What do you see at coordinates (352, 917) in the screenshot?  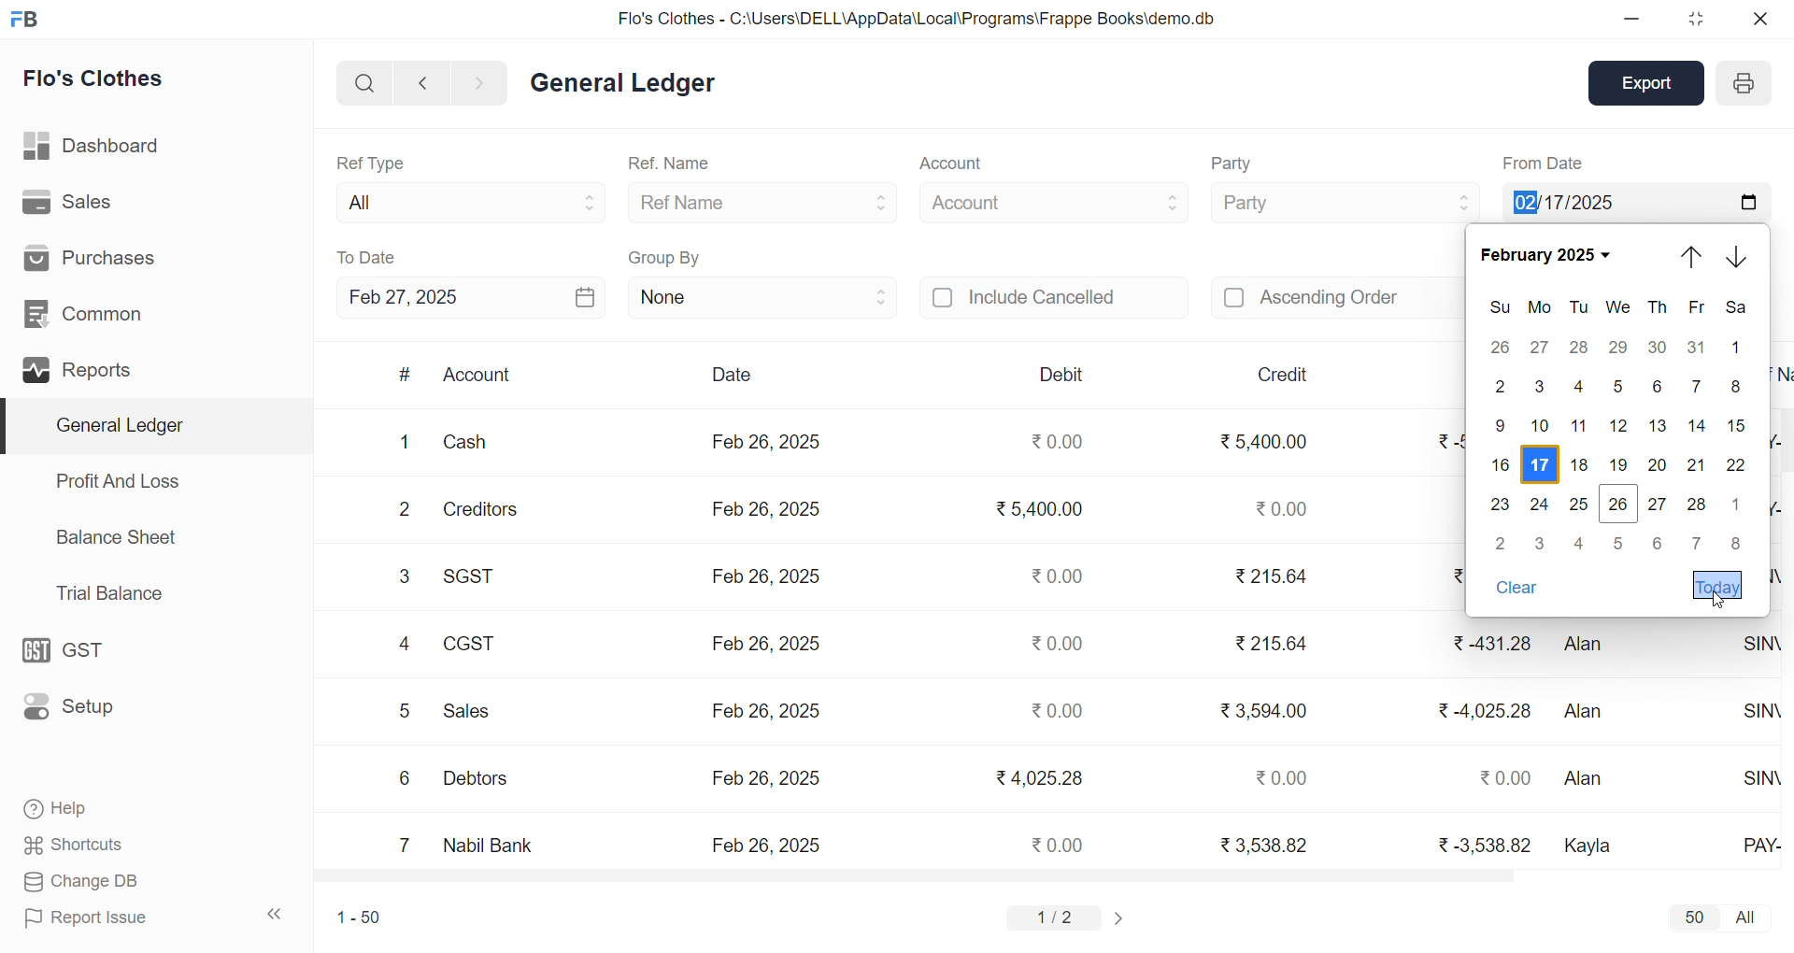 I see `1-50` at bounding box center [352, 917].